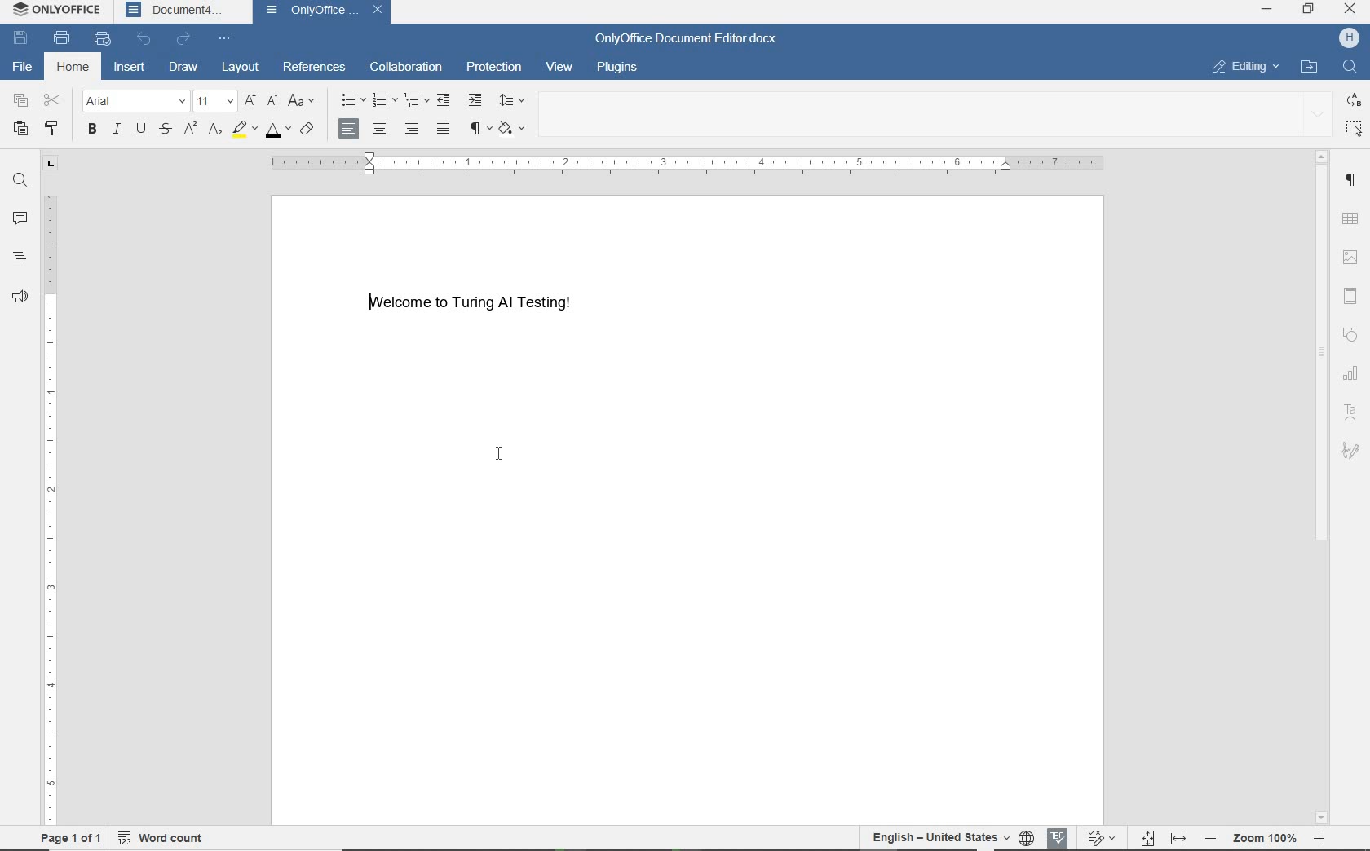  What do you see at coordinates (21, 130) in the screenshot?
I see `paste` at bounding box center [21, 130].